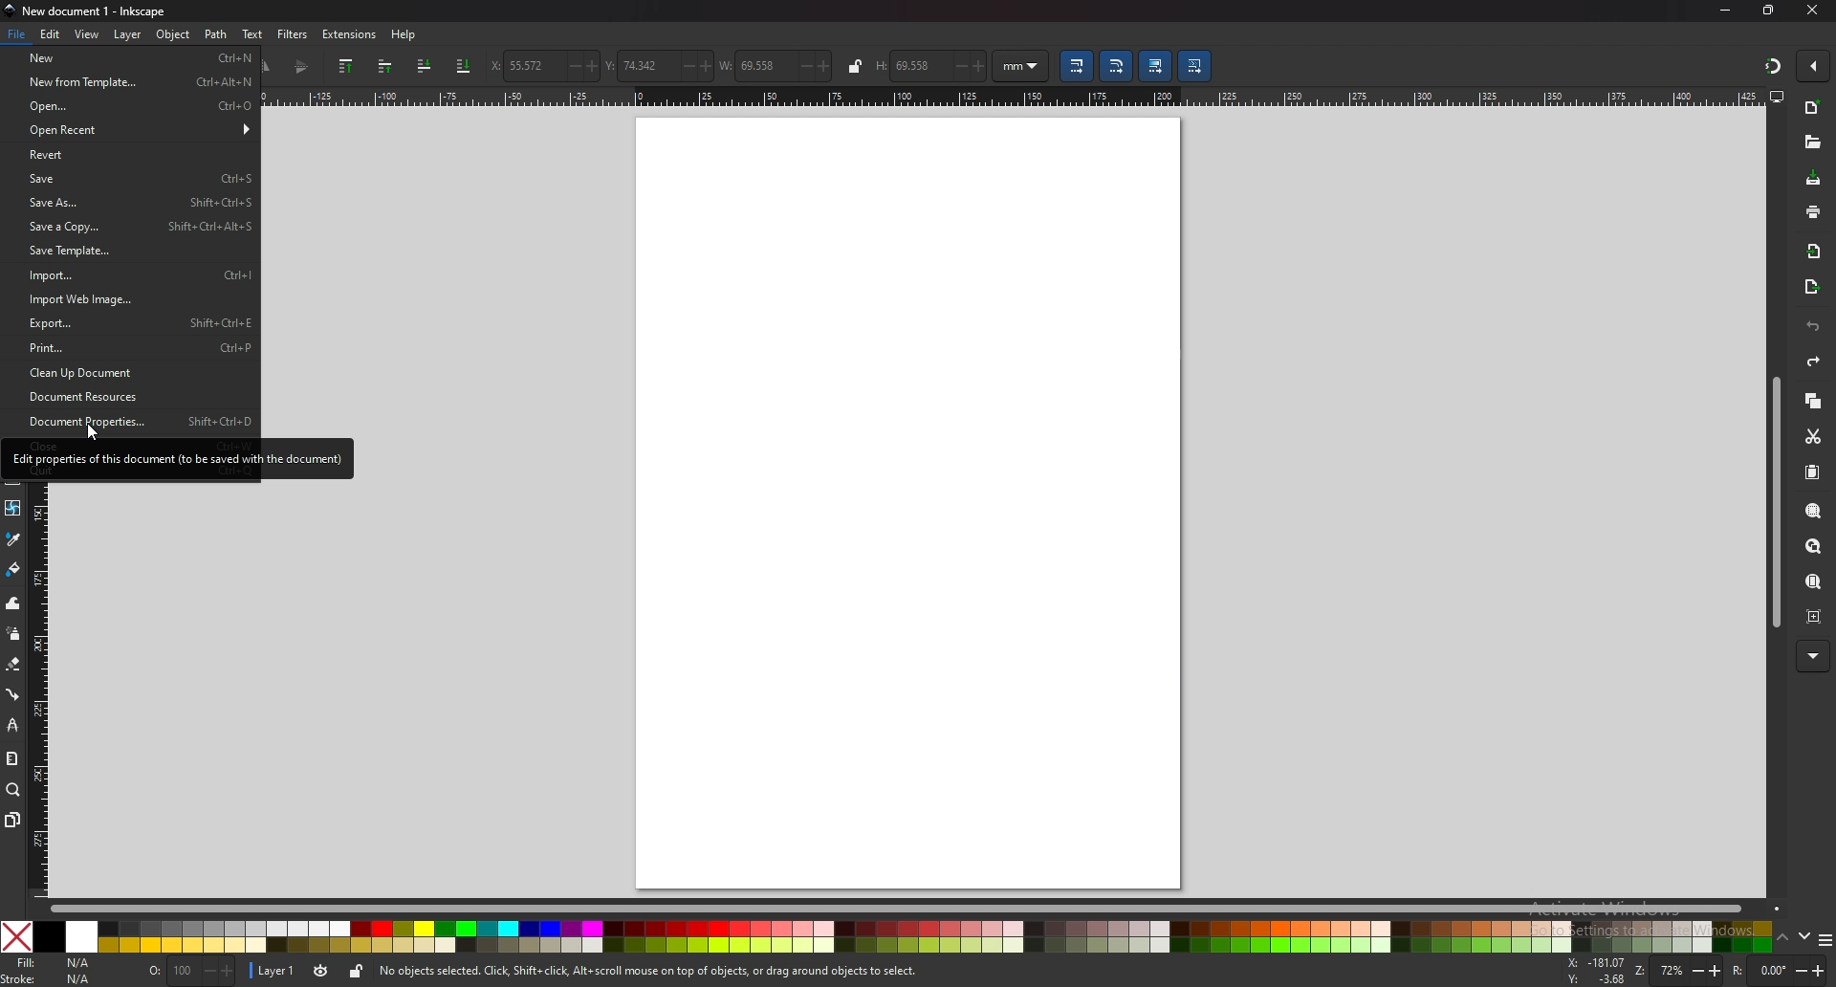 The width and height of the screenshot is (1836, 987). What do you see at coordinates (13, 663) in the screenshot?
I see `erase` at bounding box center [13, 663].